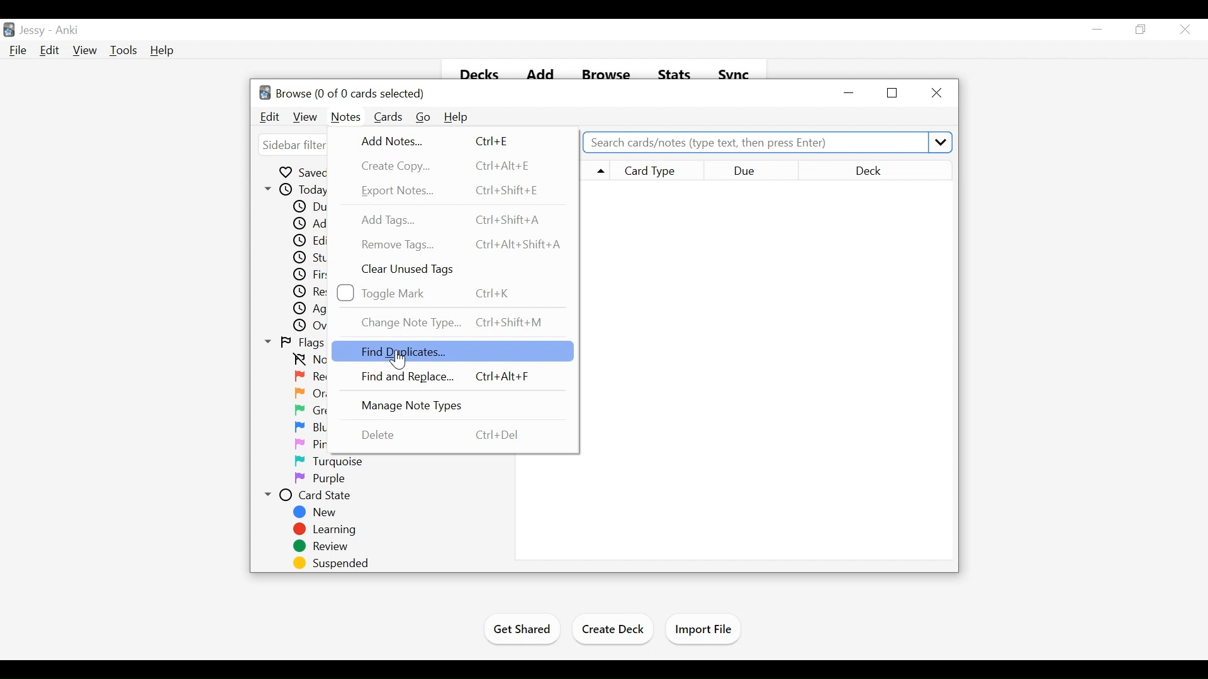  I want to click on User Profile, so click(32, 31).